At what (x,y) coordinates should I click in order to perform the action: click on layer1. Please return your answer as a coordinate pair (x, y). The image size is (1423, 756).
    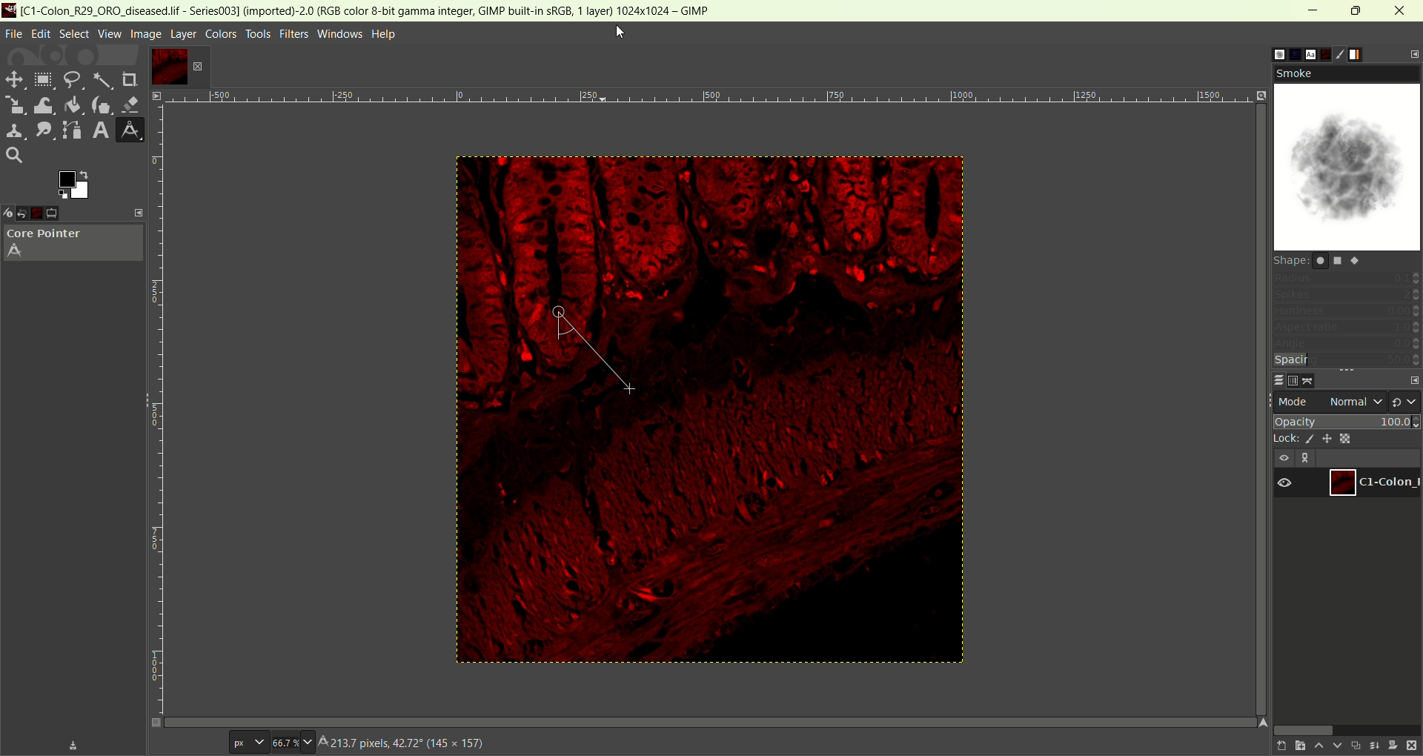
    Looking at the image, I should click on (165, 66).